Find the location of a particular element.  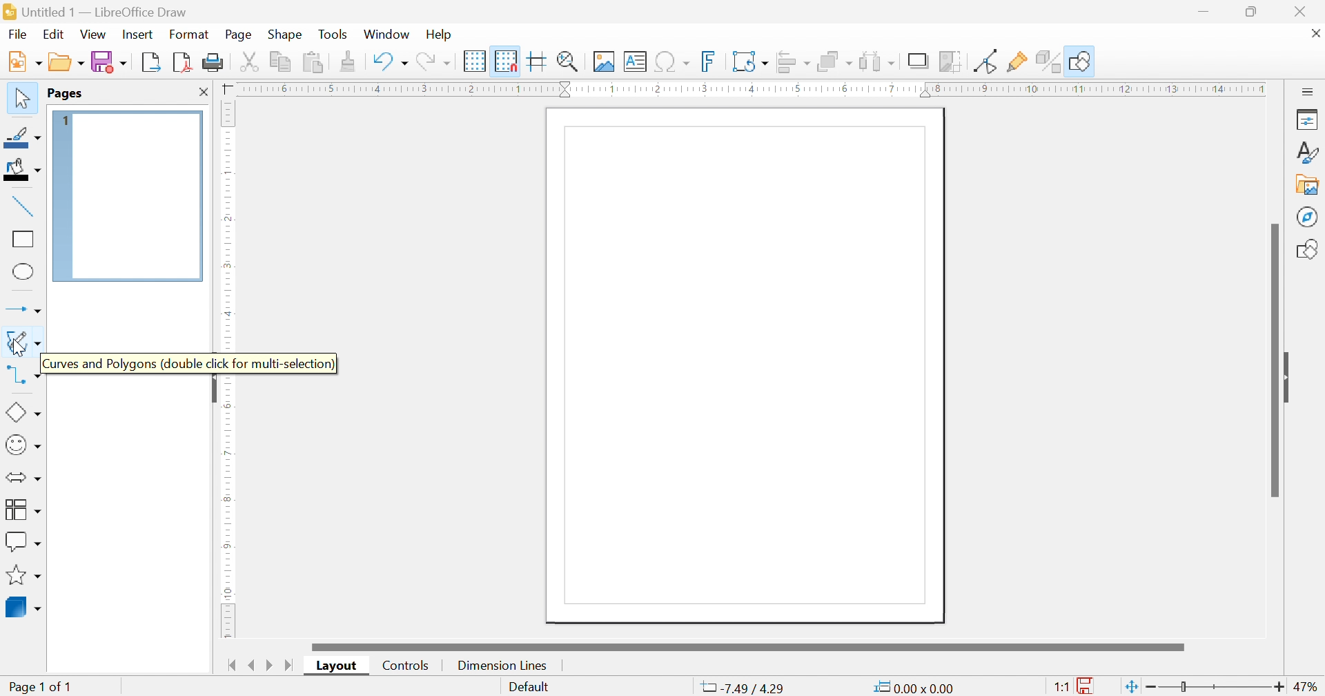

next/previous is located at coordinates (261, 666).